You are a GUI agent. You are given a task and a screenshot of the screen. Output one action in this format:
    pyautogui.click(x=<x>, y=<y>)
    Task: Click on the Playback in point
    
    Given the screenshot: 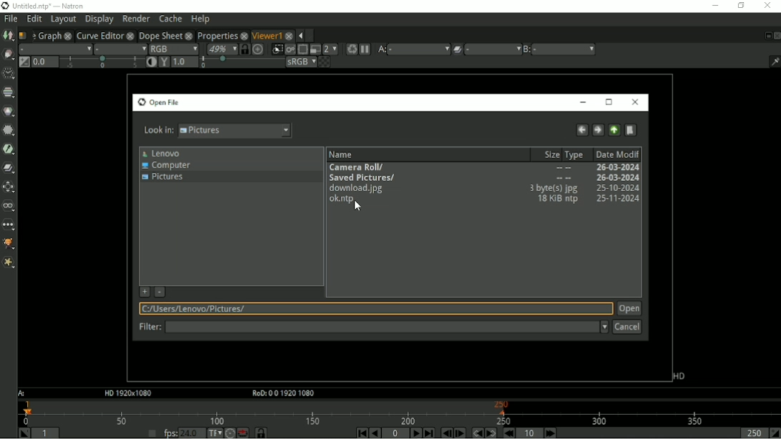 What is the action you would take?
    pyautogui.click(x=46, y=434)
    